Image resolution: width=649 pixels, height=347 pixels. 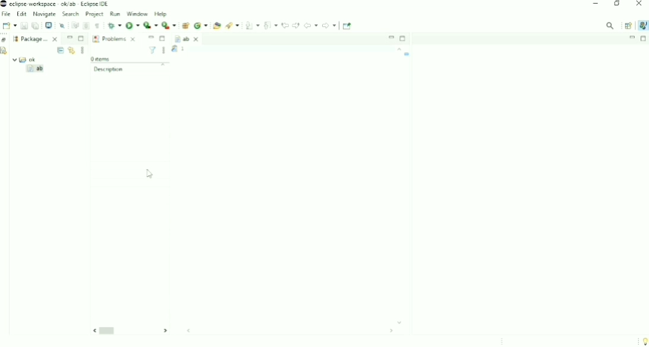 I want to click on Task, so click(x=197, y=49).